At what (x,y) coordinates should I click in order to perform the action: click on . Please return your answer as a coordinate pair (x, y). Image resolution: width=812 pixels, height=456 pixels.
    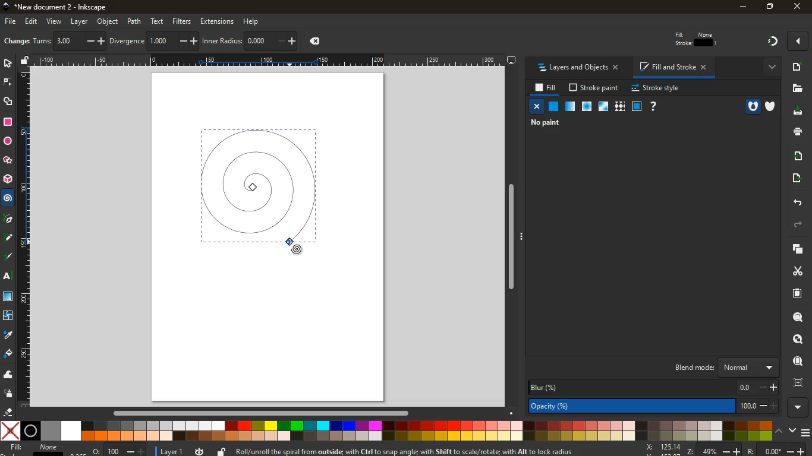
    Looking at the image, I should click on (10, 20).